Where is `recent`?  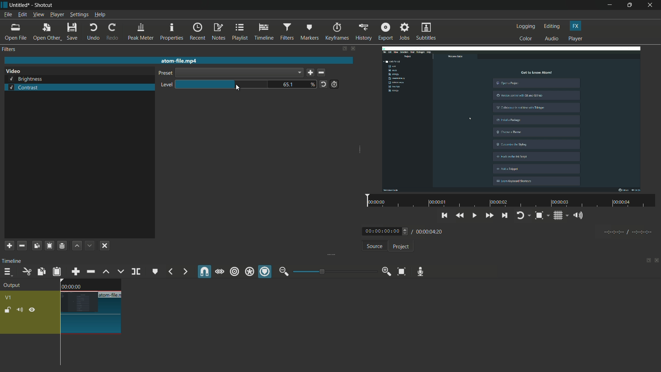 recent is located at coordinates (198, 31).